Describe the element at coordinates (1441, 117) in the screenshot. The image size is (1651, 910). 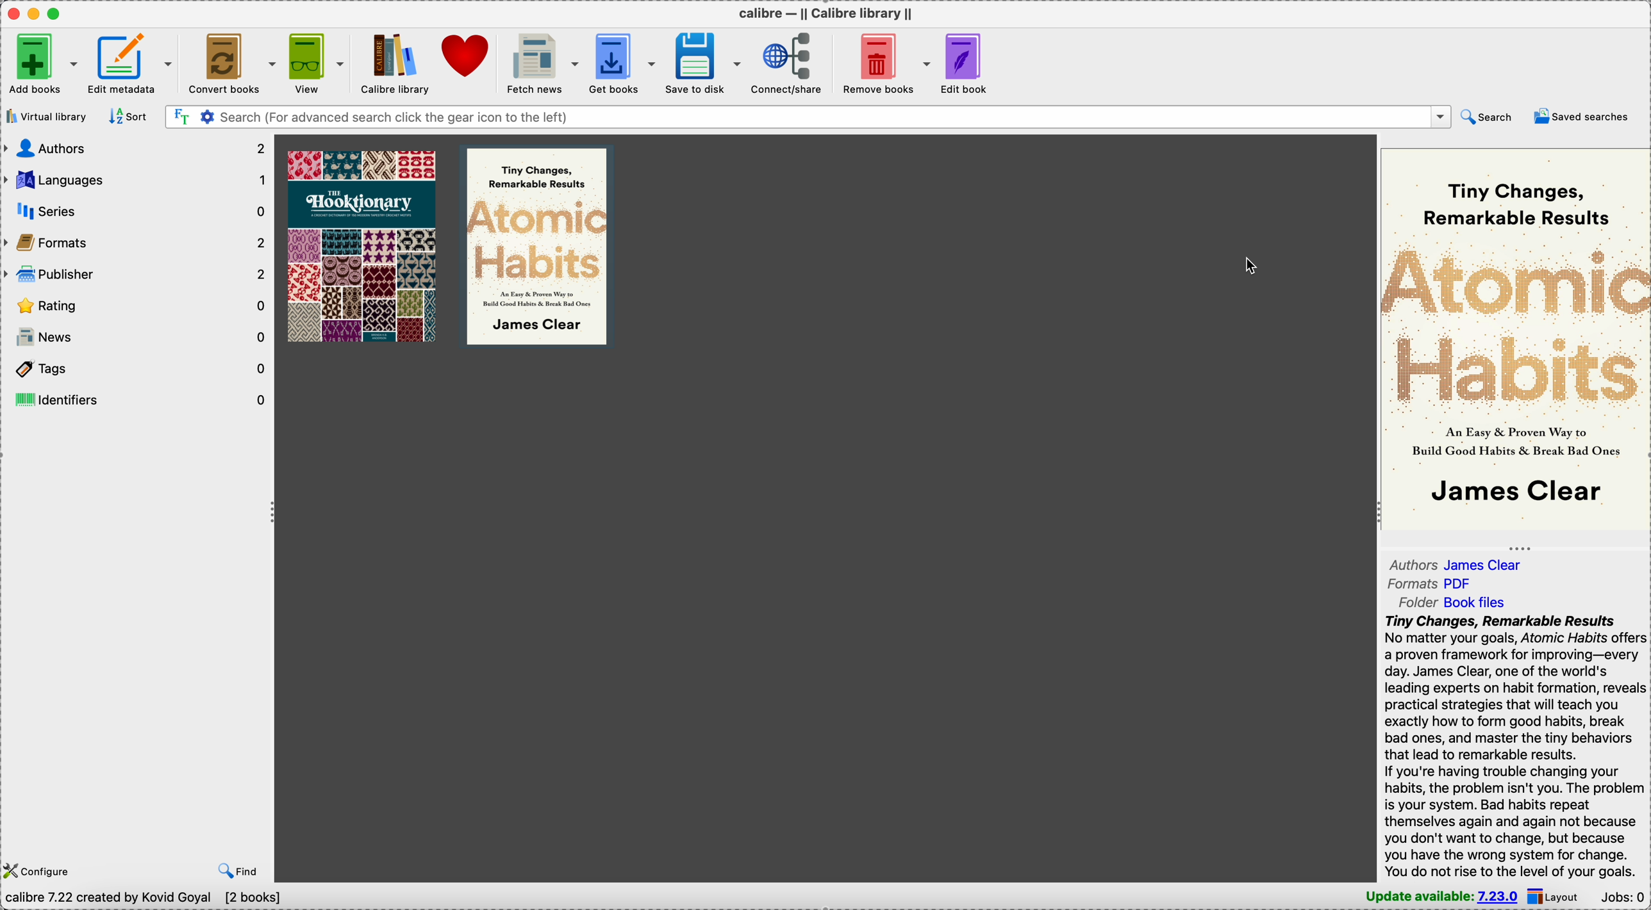
I see `drop down` at that location.